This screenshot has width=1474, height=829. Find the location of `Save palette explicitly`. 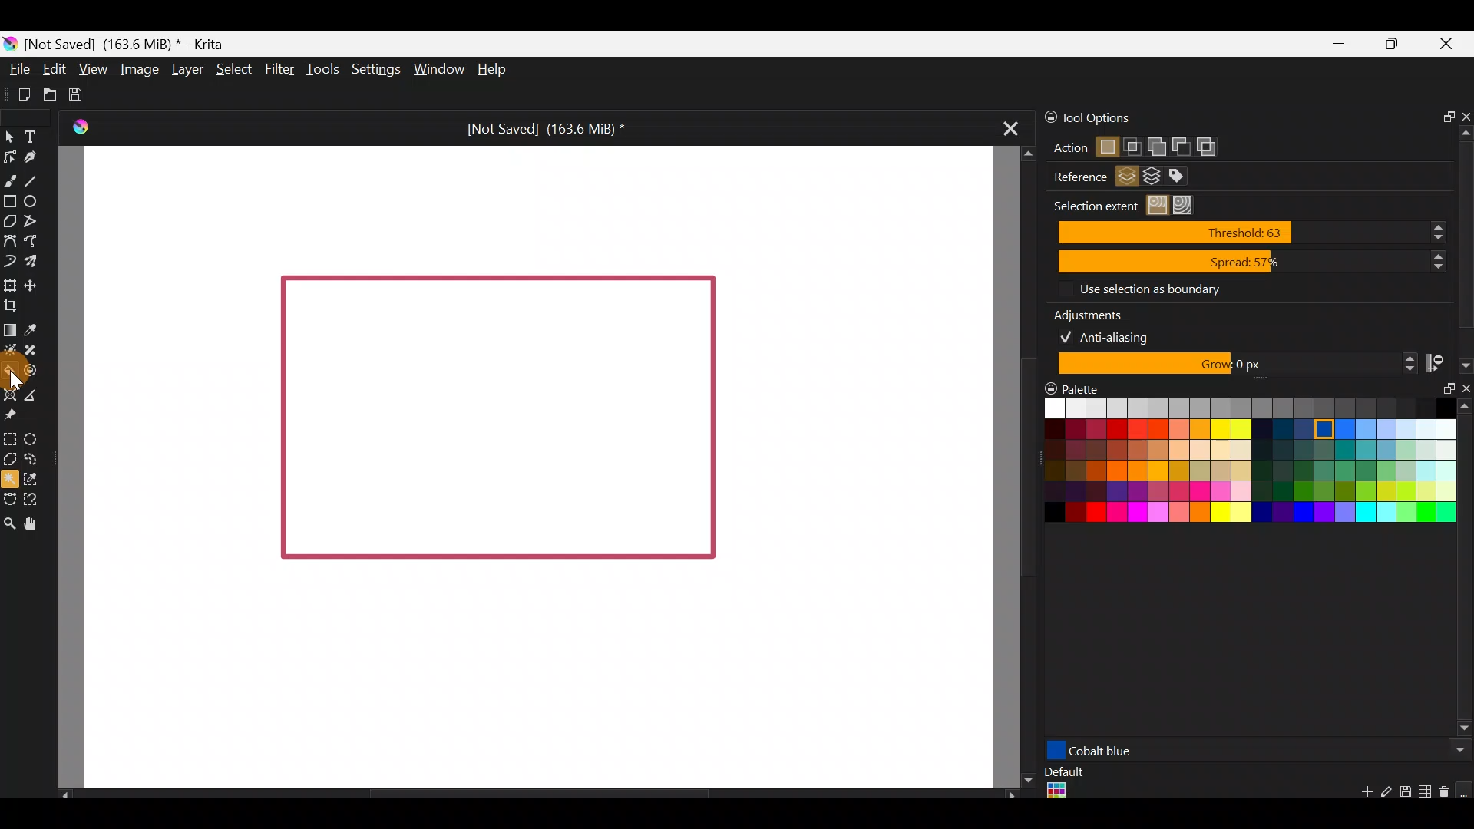

Save palette explicitly is located at coordinates (1404, 792).